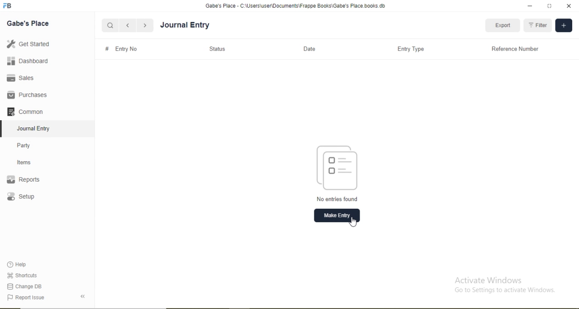 This screenshot has height=309, width=579. I want to click on Party, so click(30, 145).